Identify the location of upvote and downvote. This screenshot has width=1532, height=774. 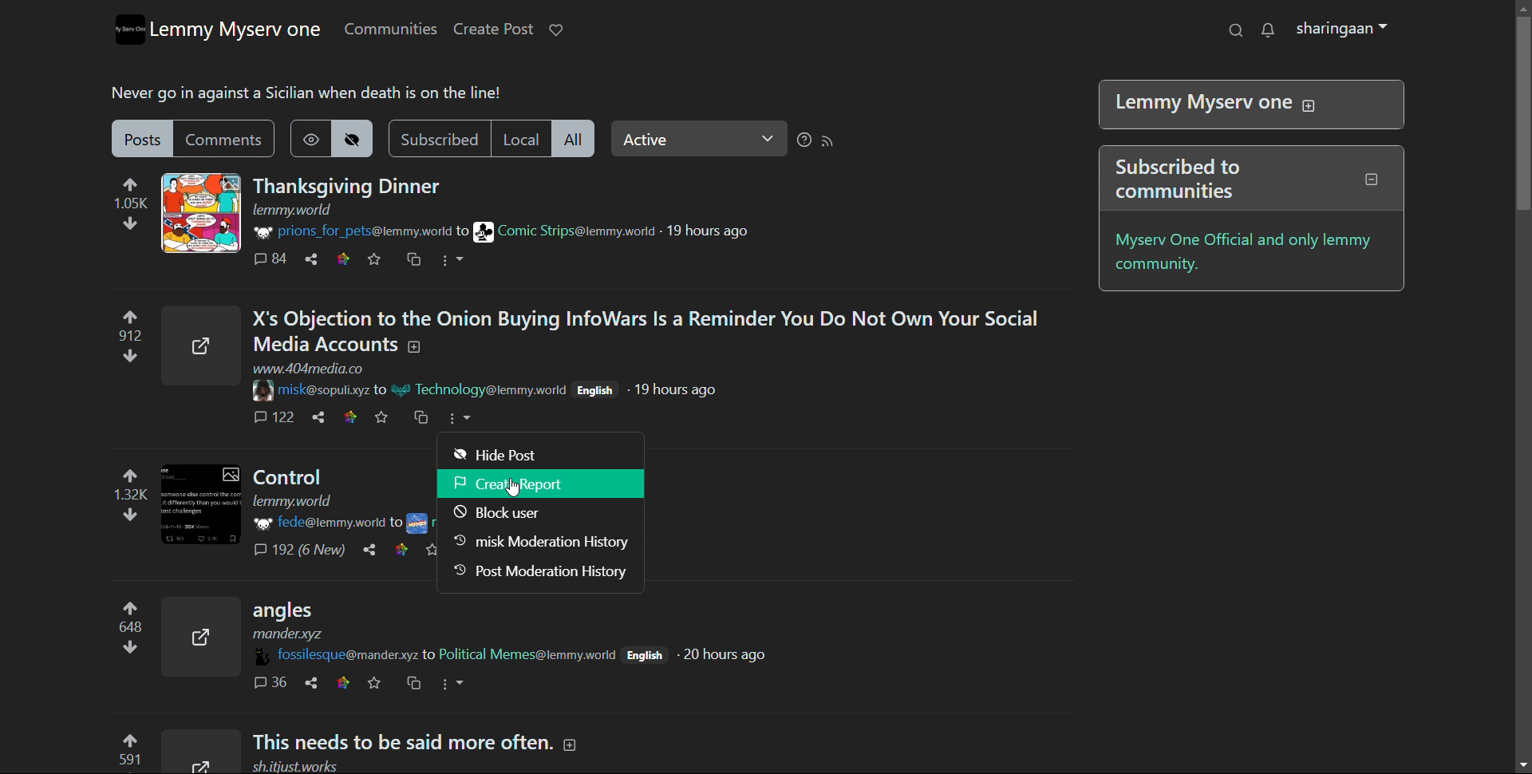
(121, 633).